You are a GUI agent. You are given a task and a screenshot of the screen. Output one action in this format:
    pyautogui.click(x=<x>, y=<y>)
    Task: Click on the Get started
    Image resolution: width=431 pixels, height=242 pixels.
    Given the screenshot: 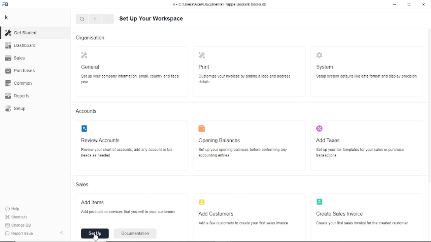 What is the action you would take?
    pyautogui.click(x=24, y=33)
    